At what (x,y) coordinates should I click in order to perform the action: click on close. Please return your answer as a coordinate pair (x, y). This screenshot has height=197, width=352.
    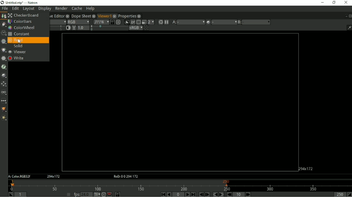
    Looking at the image, I should click on (139, 16).